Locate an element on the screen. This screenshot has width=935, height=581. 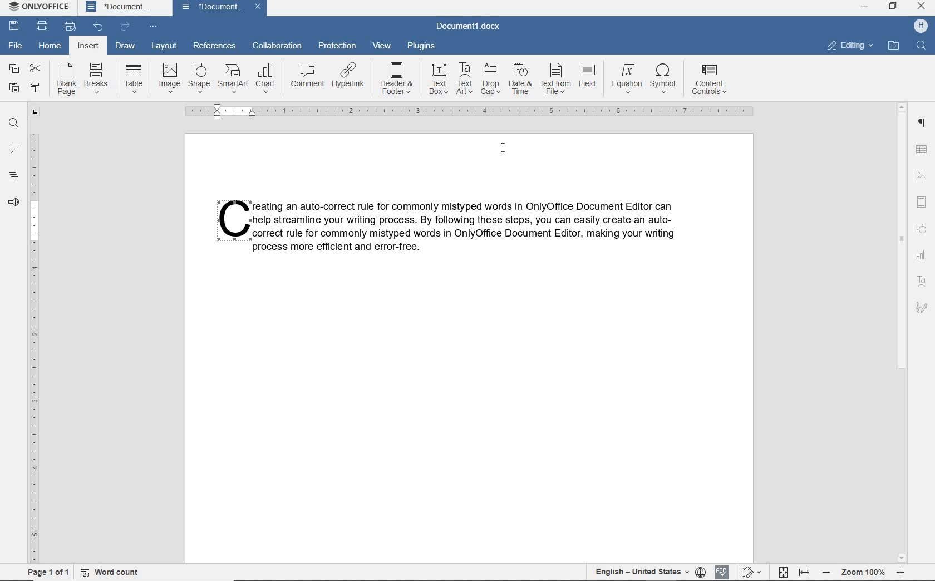
comment is located at coordinates (308, 77).